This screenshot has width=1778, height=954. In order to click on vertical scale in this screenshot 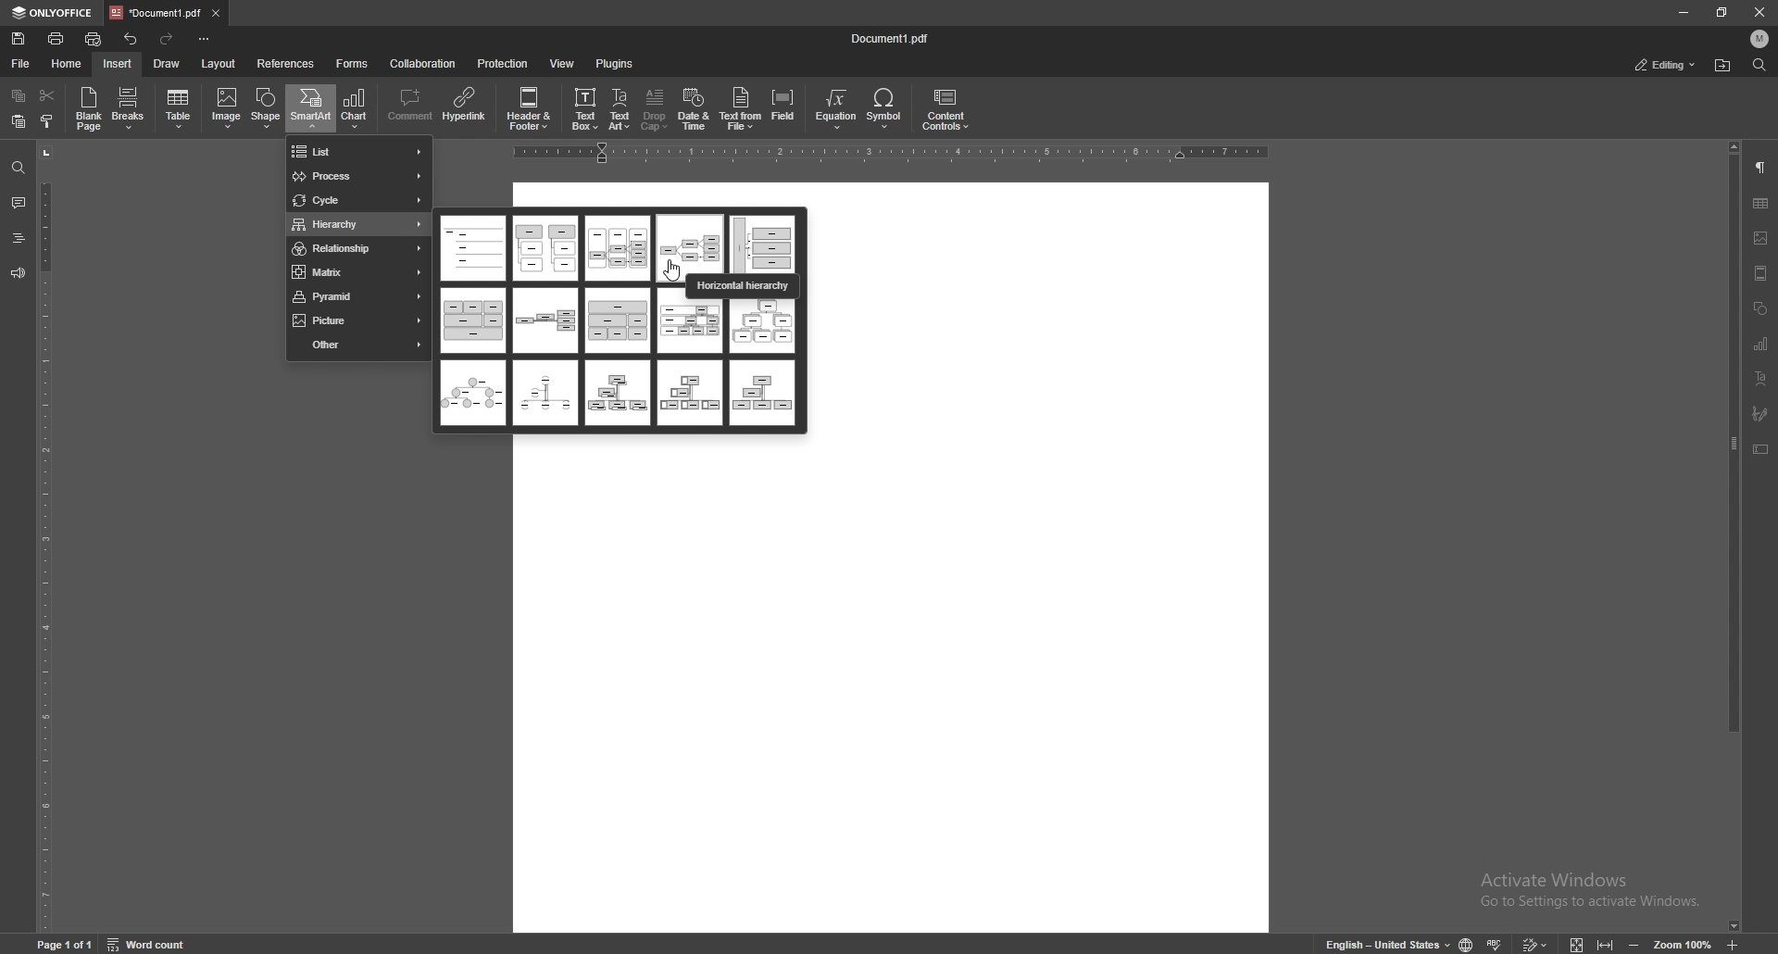, I will do `click(44, 536)`.